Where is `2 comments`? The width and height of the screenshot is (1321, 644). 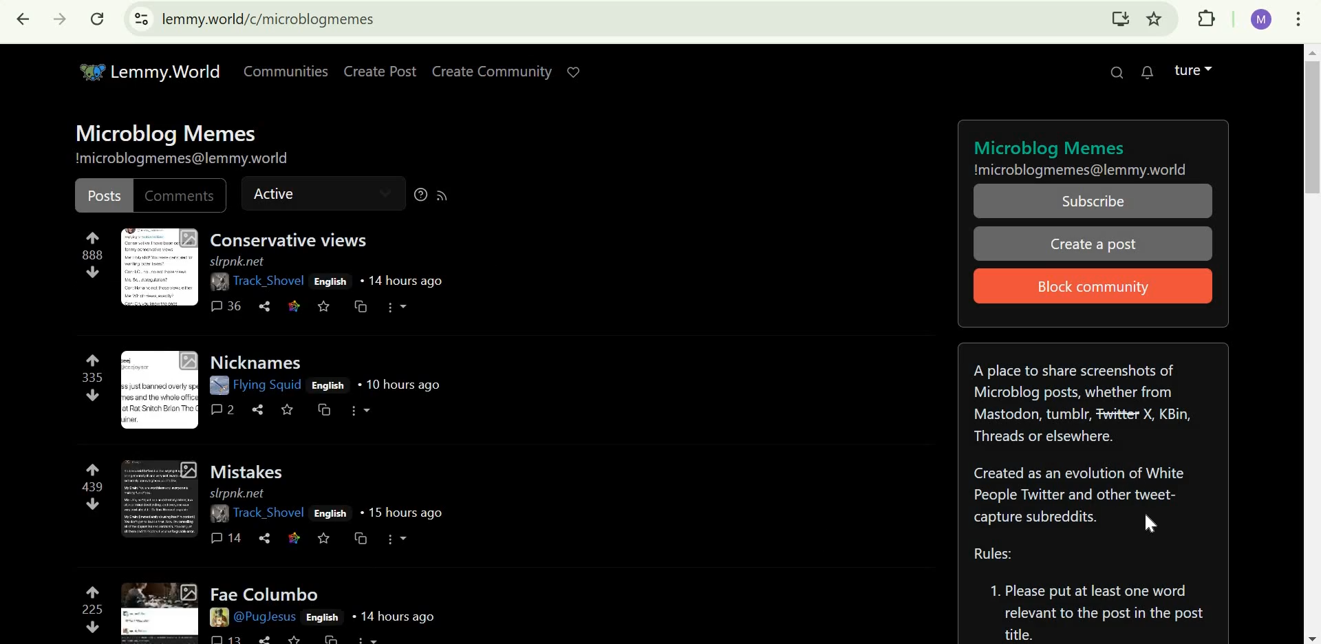 2 comments is located at coordinates (224, 409).